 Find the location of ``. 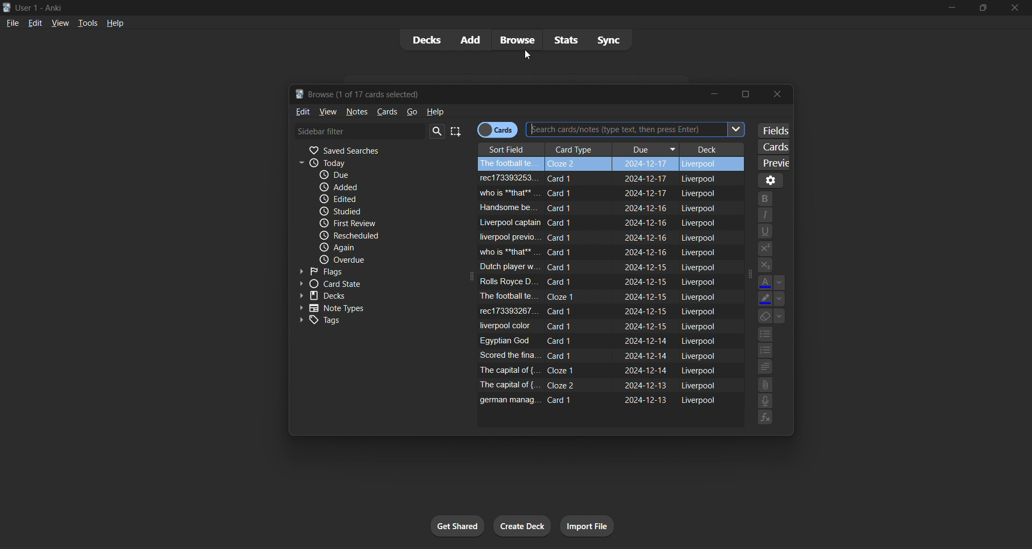

 is located at coordinates (736, 129).